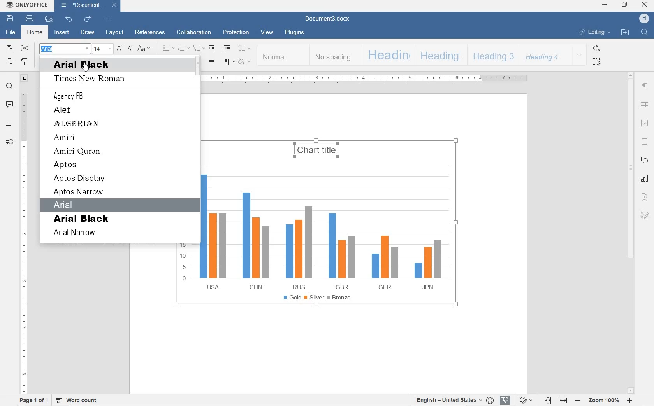  Describe the element at coordinates (596, 62) in the screenshot. I see `SELECT ALL` at that location.